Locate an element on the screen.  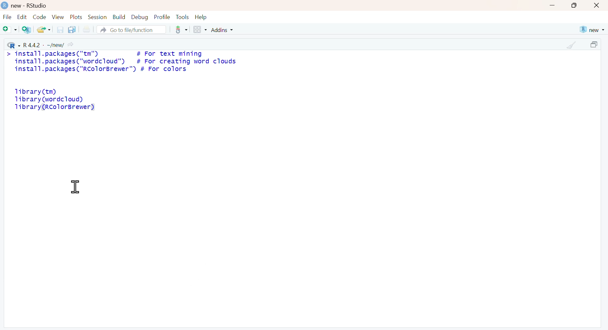
cursor is located at coordinates (75, 187).